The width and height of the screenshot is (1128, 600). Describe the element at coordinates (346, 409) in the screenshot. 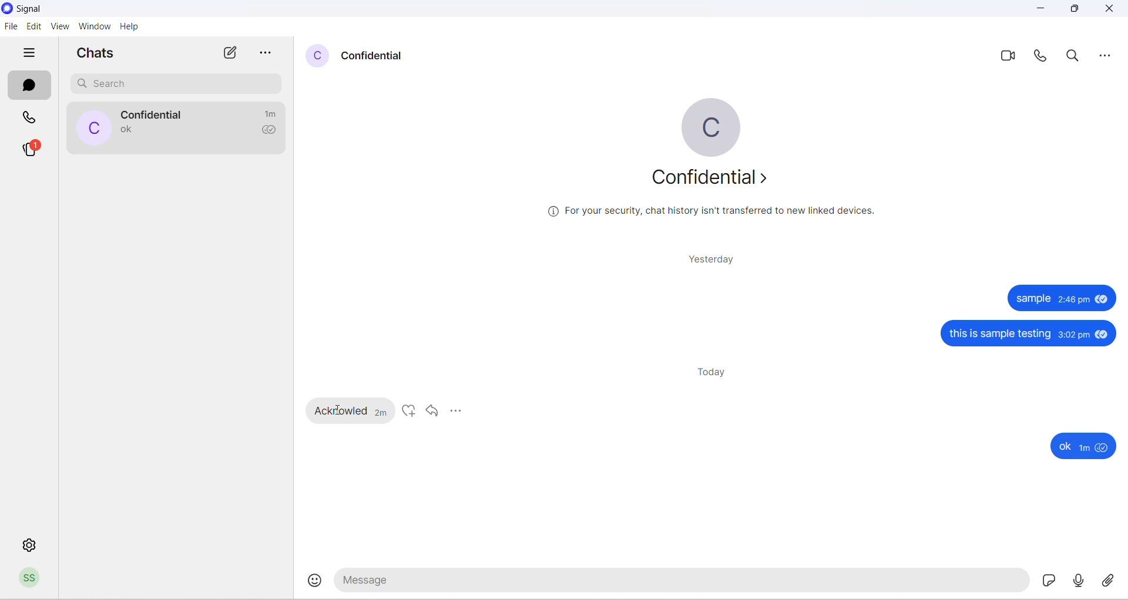

I see `received messages ` at that location.